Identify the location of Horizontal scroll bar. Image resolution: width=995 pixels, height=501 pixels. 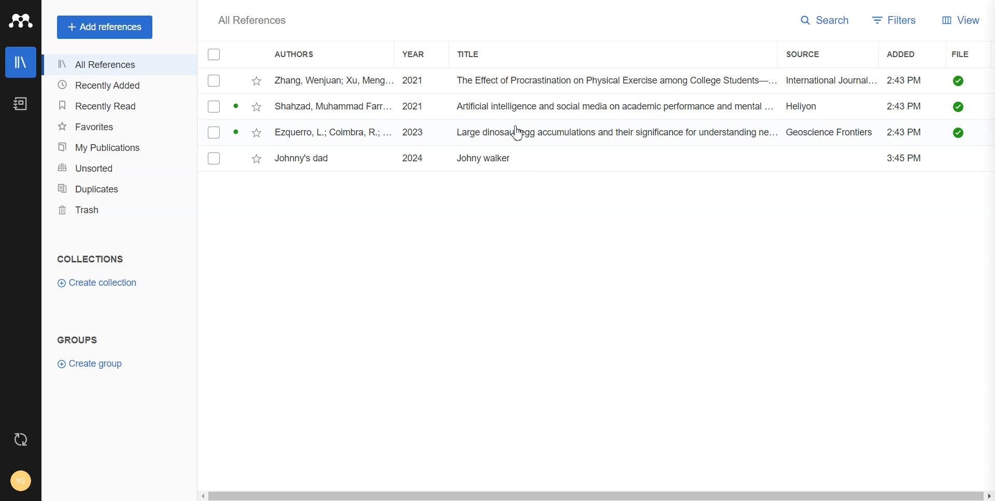
(594, 496).